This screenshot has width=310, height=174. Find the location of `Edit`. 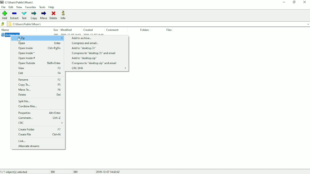

Edit is located at coordinates (11, 7).